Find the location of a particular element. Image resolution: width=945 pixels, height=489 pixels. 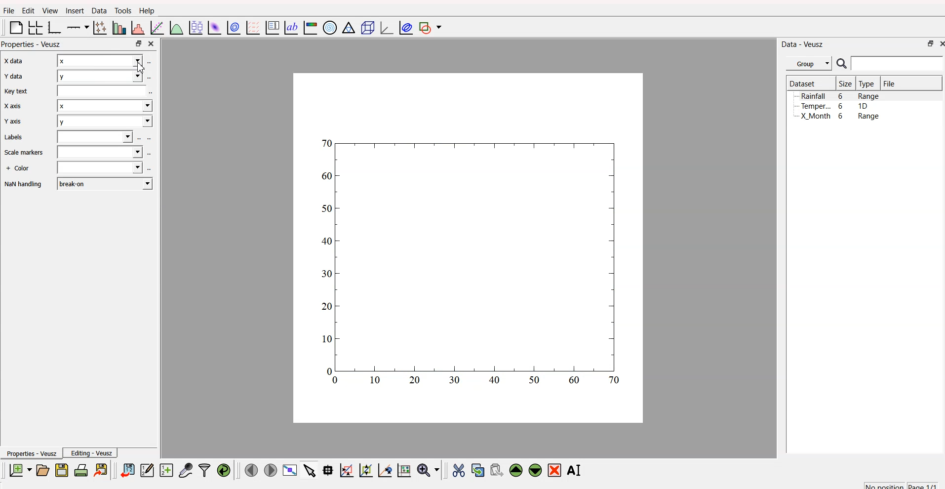

x is located at coordinates (100, 60).